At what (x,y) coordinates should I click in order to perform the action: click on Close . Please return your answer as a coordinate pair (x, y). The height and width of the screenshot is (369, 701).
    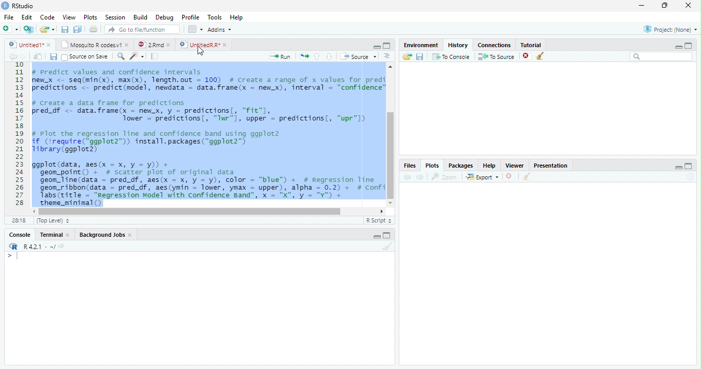
    Looking at the image, I should click on (689, 6).